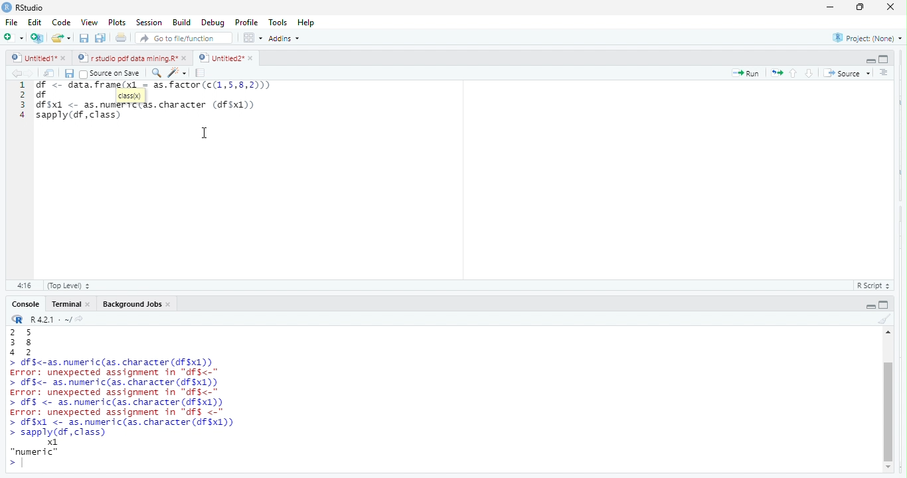  I want to click on Close, so click(888, 7).